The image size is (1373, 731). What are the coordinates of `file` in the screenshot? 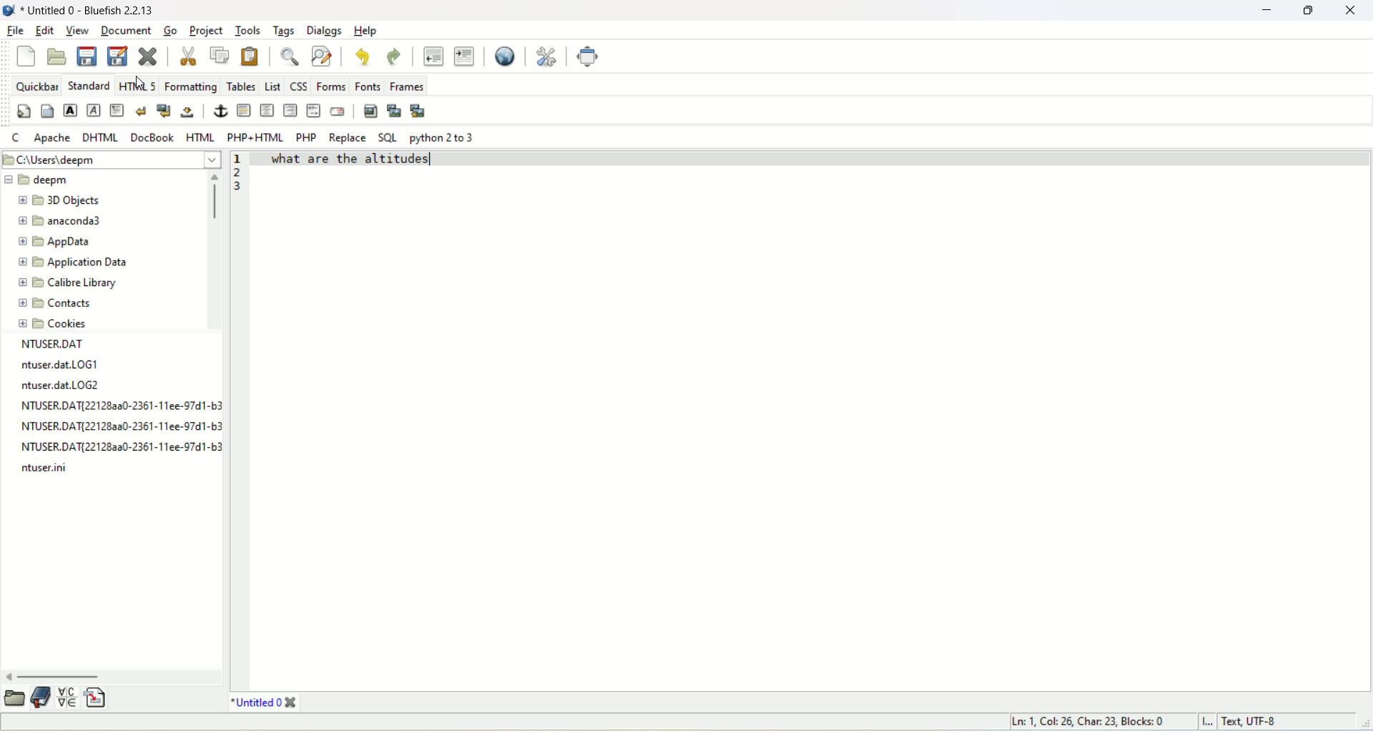 It's located at (16, 33).